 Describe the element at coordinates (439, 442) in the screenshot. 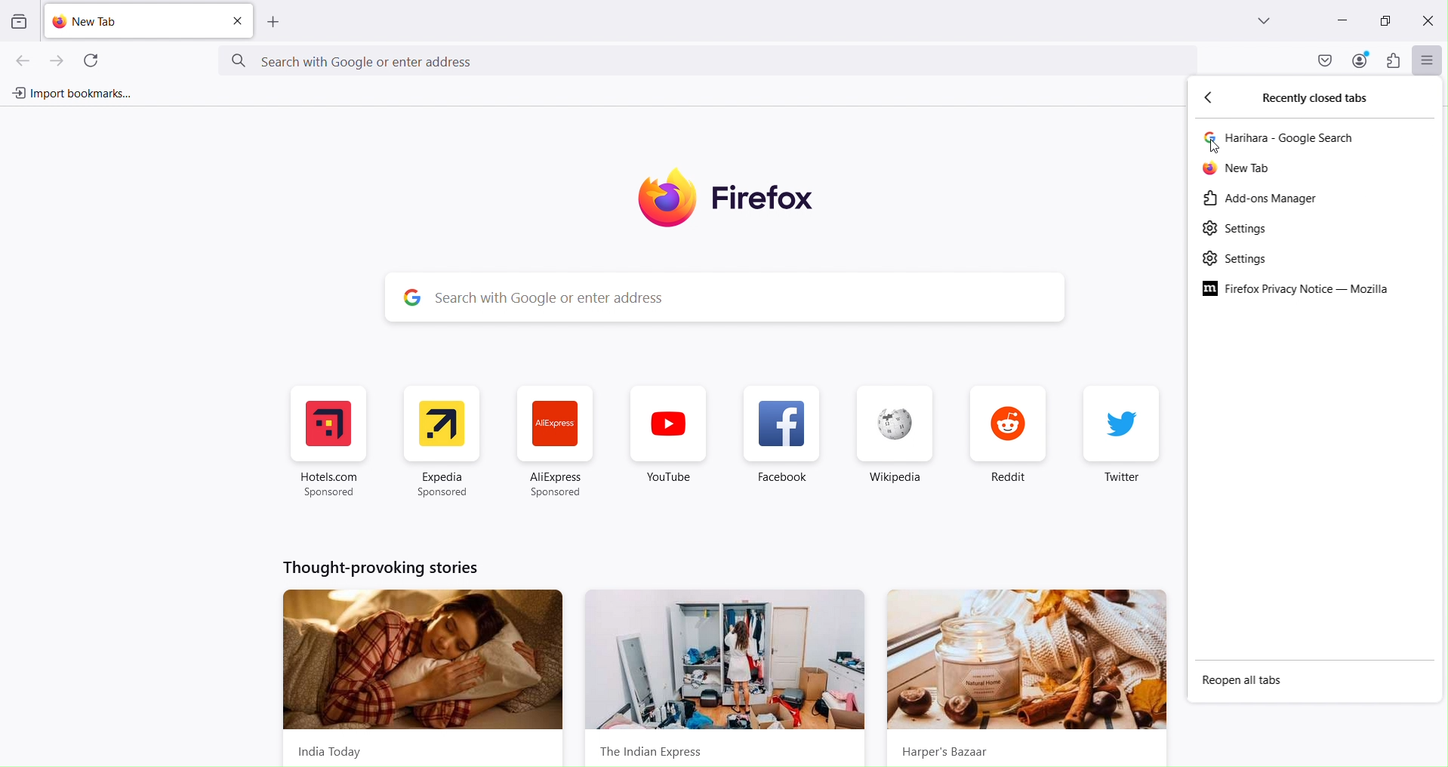

I see `Expedia Web Shortcut` at that location.